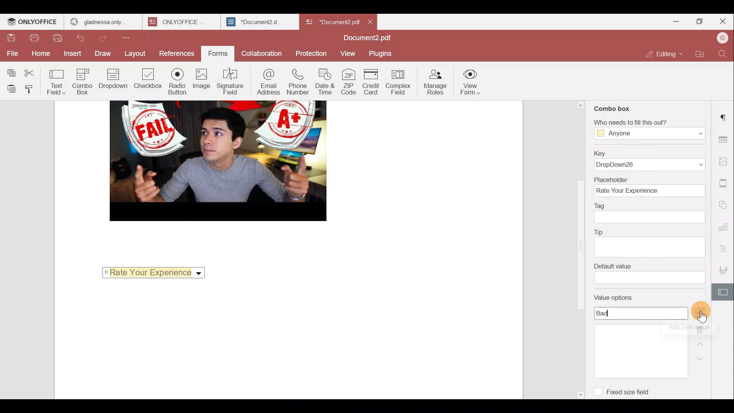  Describe the element at coordinates (332, 21) in the screenshot. I see `*Document2 pdf` at that location.